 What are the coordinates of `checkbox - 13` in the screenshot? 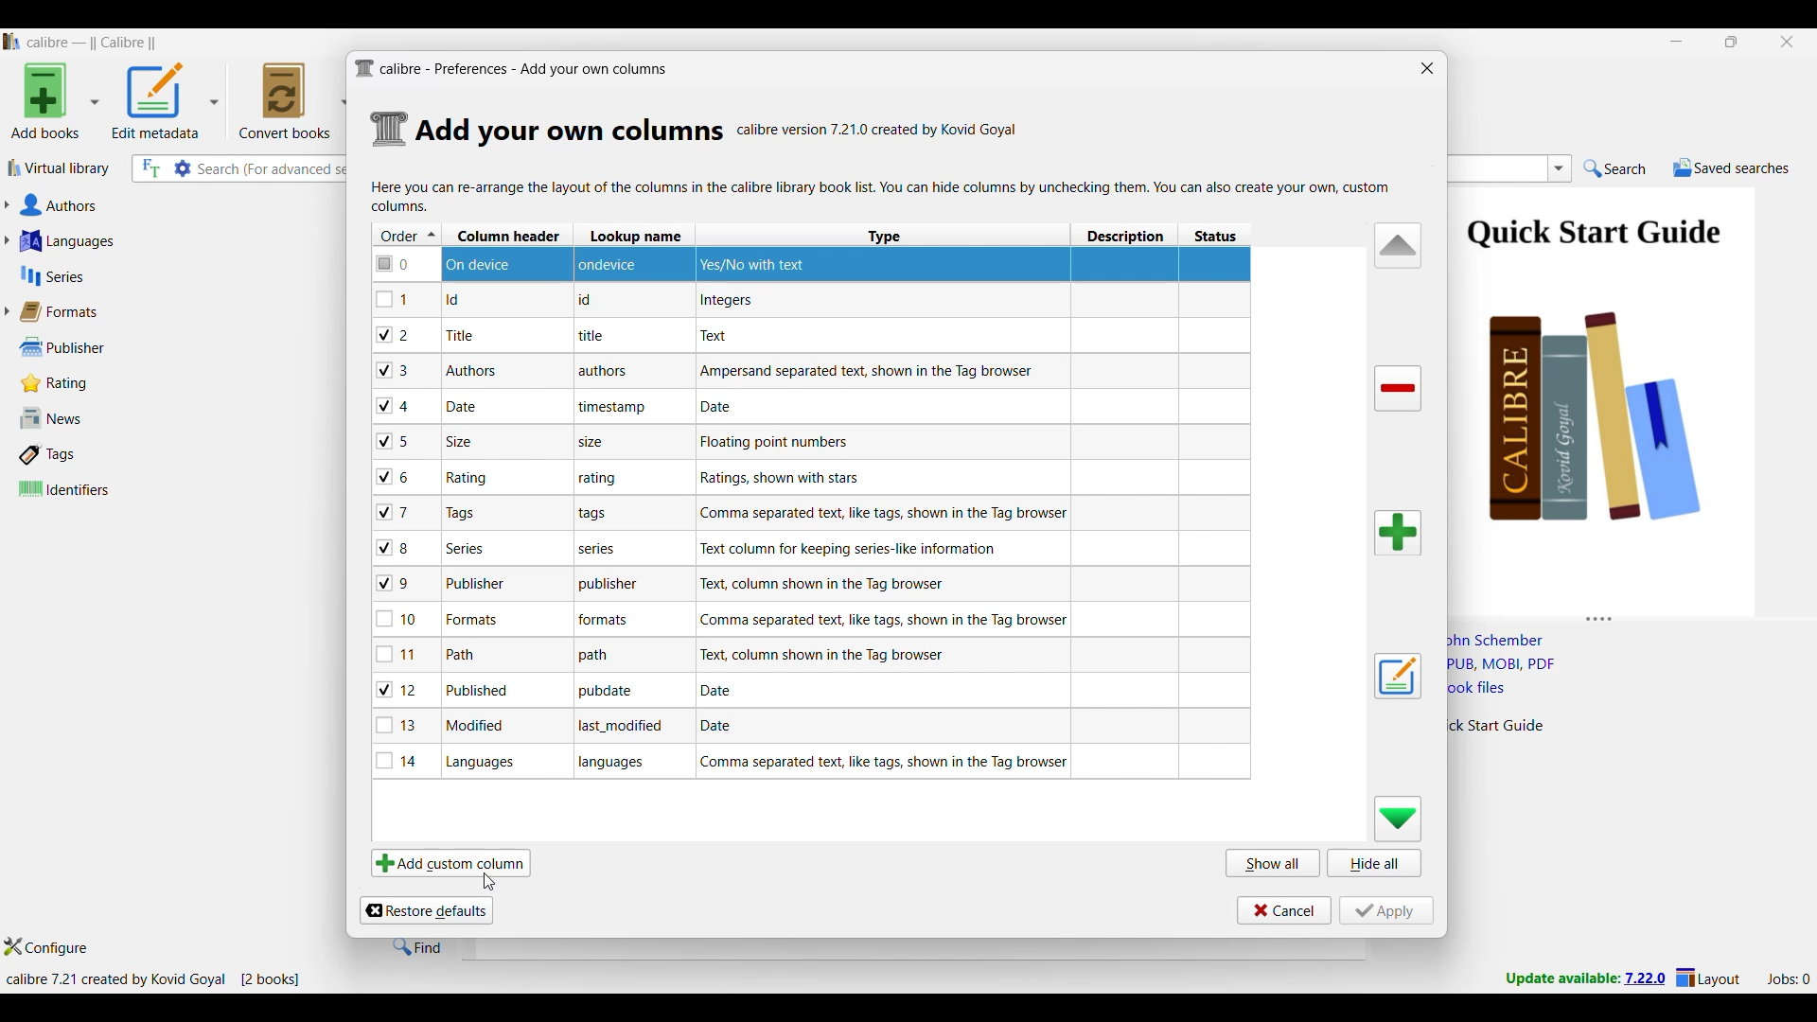 It's located at (397, 725).